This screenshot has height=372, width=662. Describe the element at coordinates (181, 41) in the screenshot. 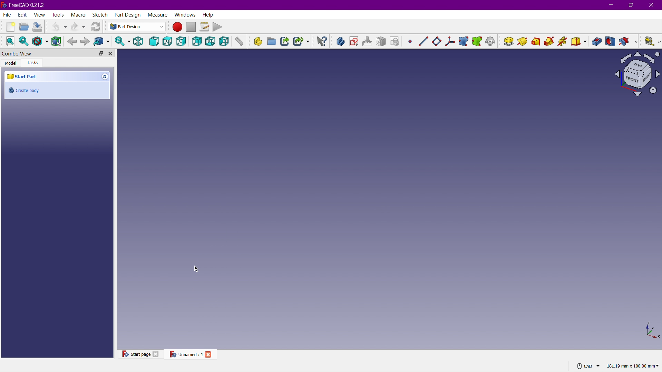

I see `Right` at that location.